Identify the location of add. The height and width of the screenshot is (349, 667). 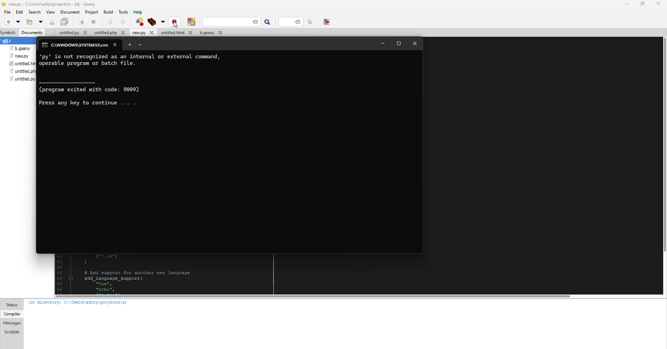
(130, 45).